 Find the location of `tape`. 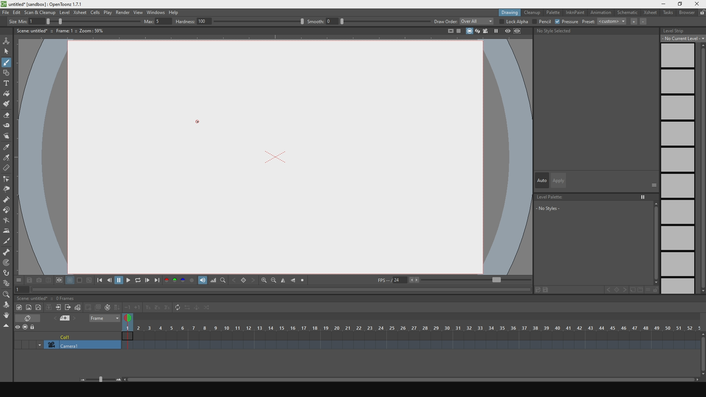

tape is located at coordinates (7, 127).